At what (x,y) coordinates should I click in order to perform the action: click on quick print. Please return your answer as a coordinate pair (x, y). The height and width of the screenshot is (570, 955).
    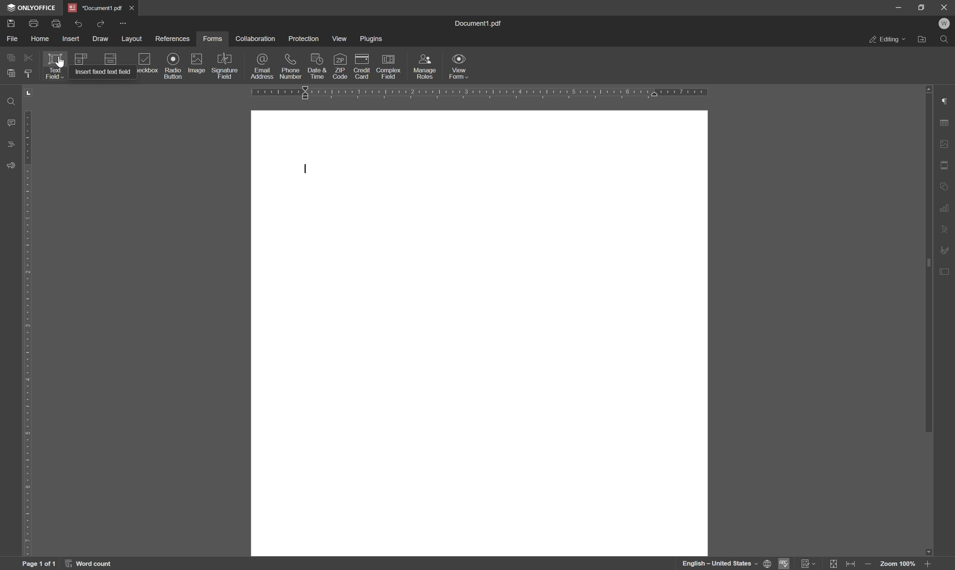
    Looking at the image, I should click on (60, 23).